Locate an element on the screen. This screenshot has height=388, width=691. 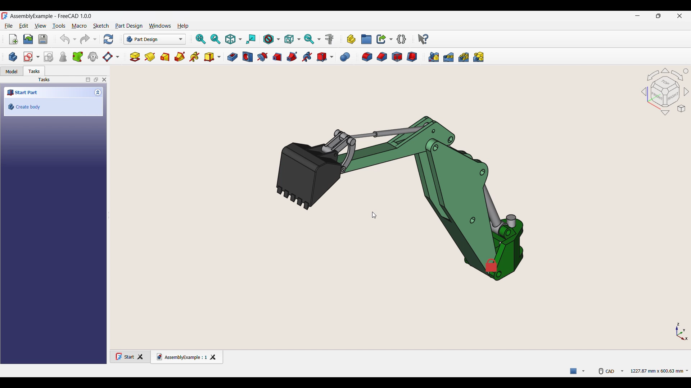
Interface reset to default is located at coordinates (608, 200).